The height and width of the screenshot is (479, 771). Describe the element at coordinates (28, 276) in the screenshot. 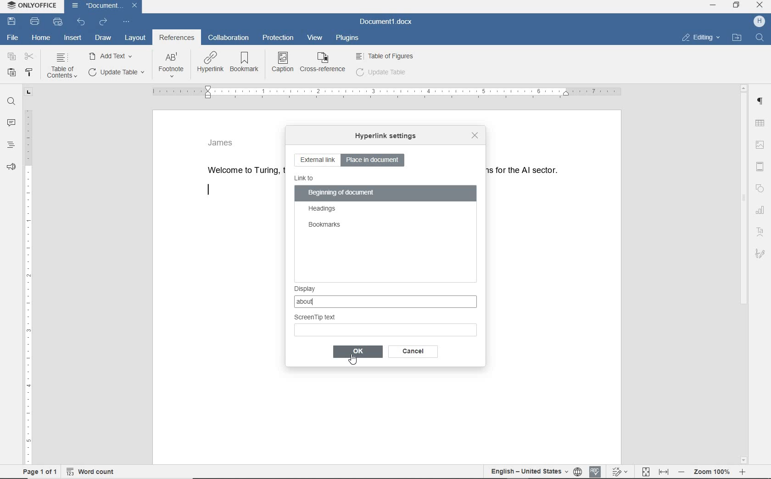

I see `ruler` at that location.